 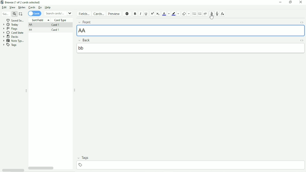 What do you see at coordinates (212, 18) in the screenshot?
I see `Cursor` at bounding box center [212, 18].